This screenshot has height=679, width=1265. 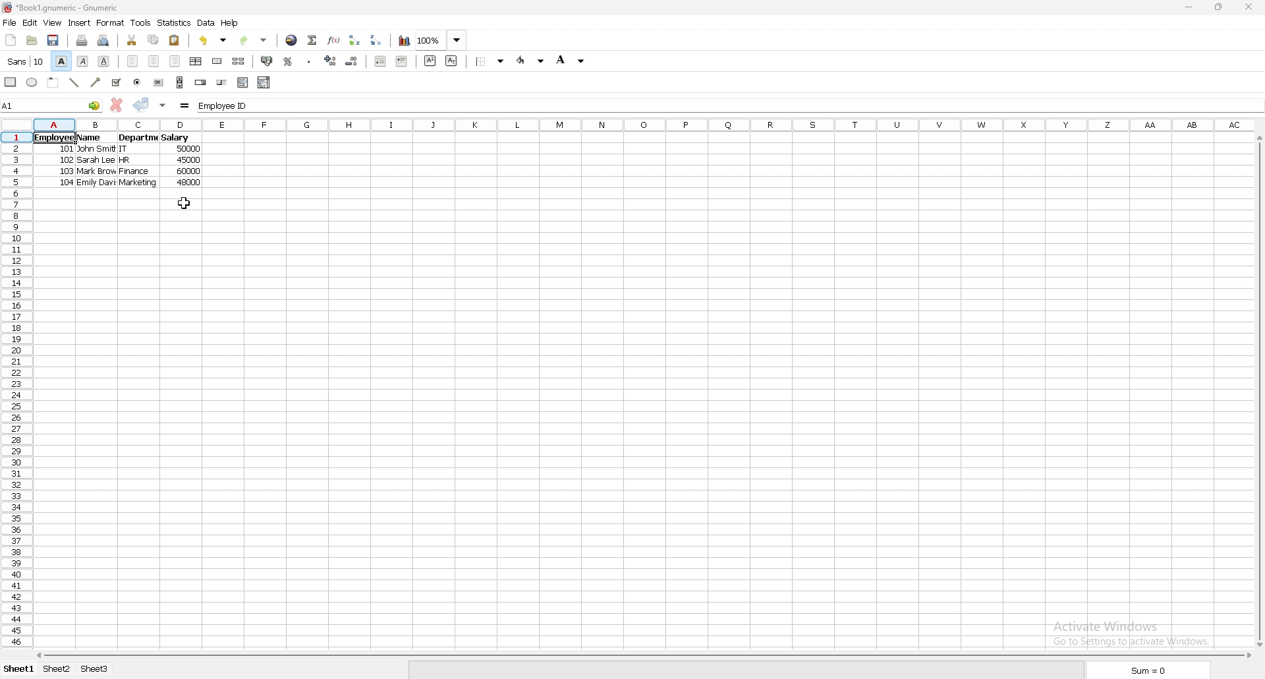 I want to click on row, so click(x=14, y=390).